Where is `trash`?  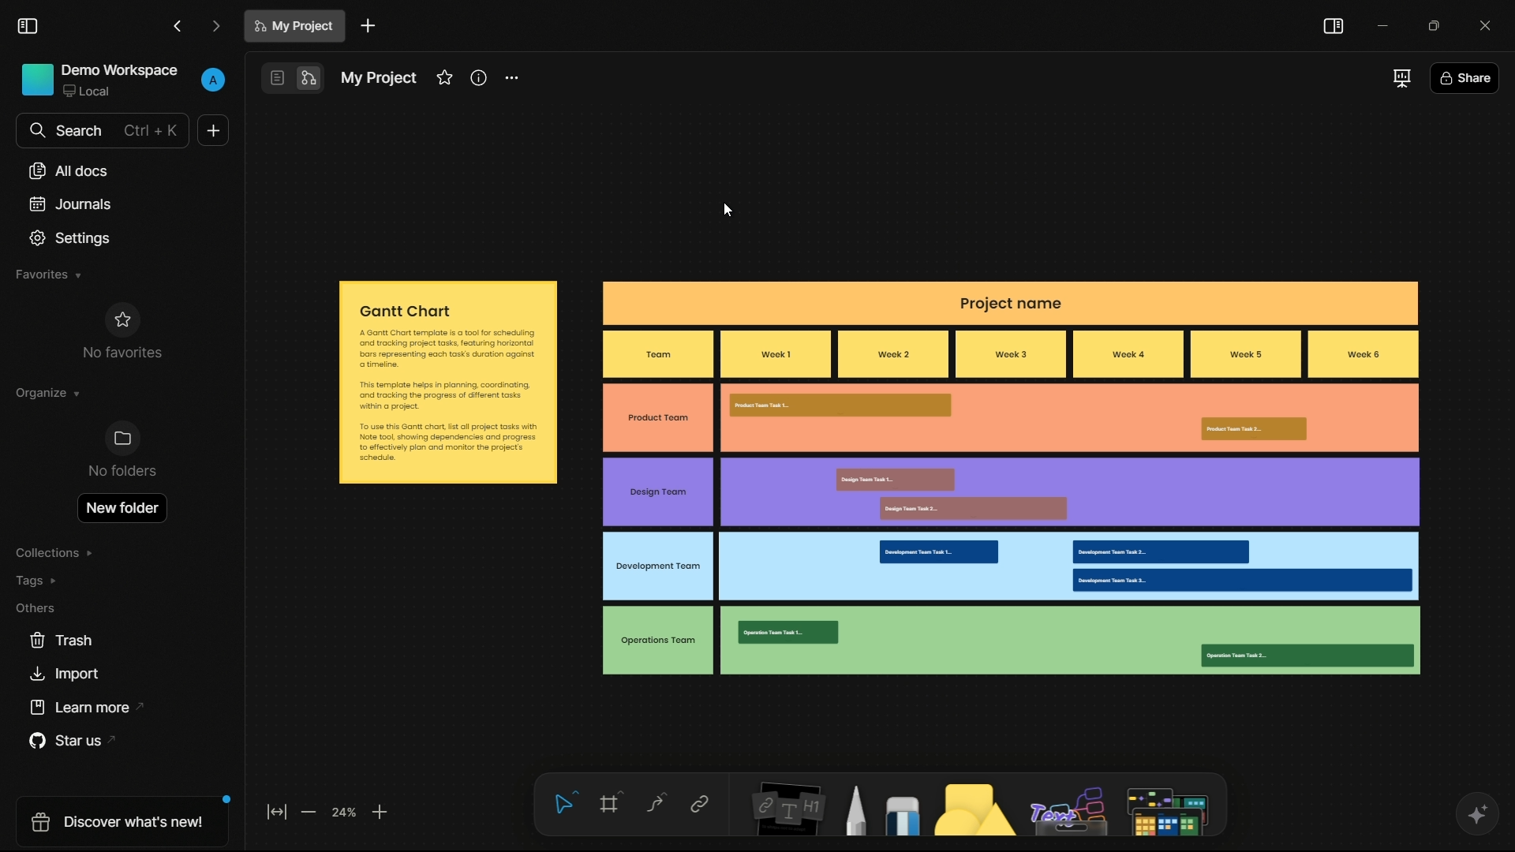 trash is located at coordinates (61, 641).